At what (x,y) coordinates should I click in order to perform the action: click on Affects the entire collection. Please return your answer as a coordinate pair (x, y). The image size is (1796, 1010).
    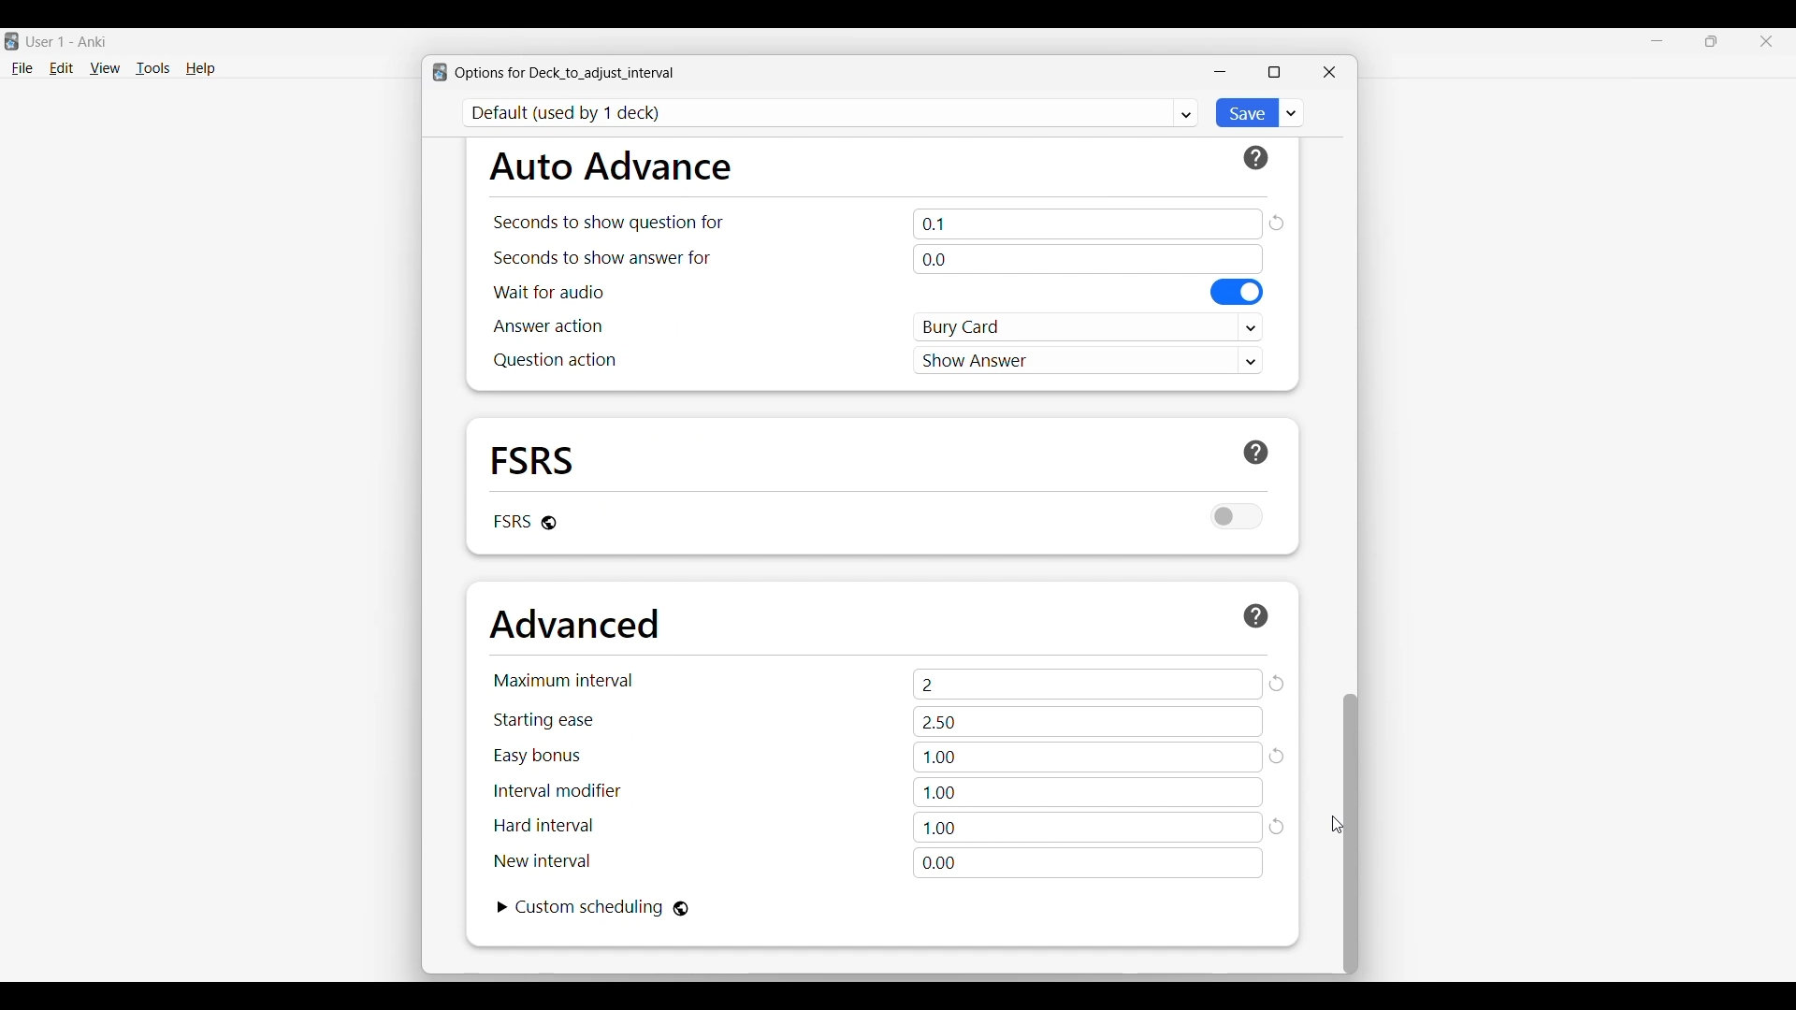
    Looking at the image, I should click on (549, 523).